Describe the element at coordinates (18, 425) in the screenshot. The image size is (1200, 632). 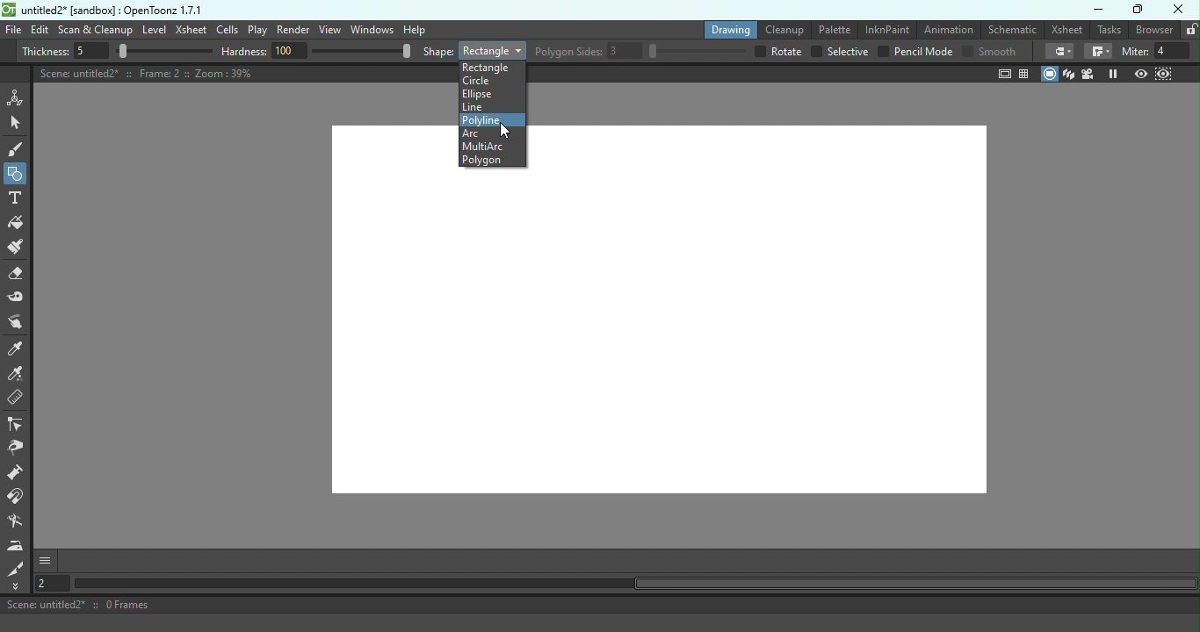
I see `Control point editor tool` at that location.